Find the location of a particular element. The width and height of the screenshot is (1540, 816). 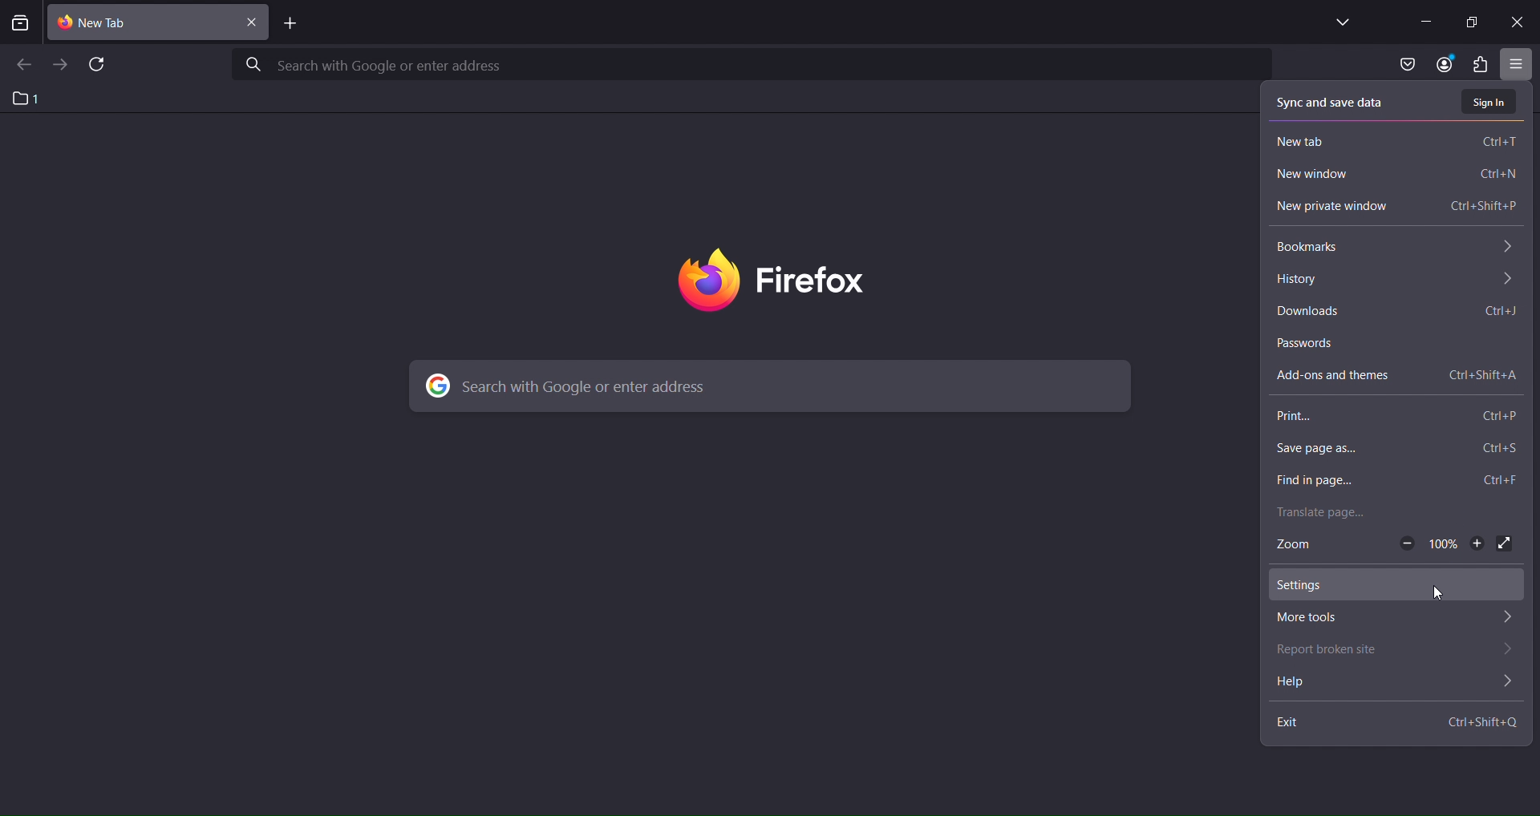

minimze is located at coordinates (1424, 21).